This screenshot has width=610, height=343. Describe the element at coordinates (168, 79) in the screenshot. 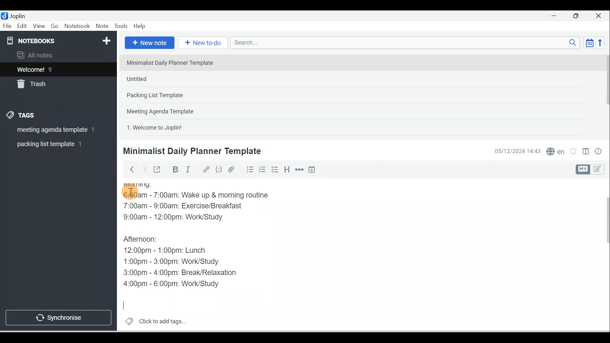

I see `Note 2` at that location.